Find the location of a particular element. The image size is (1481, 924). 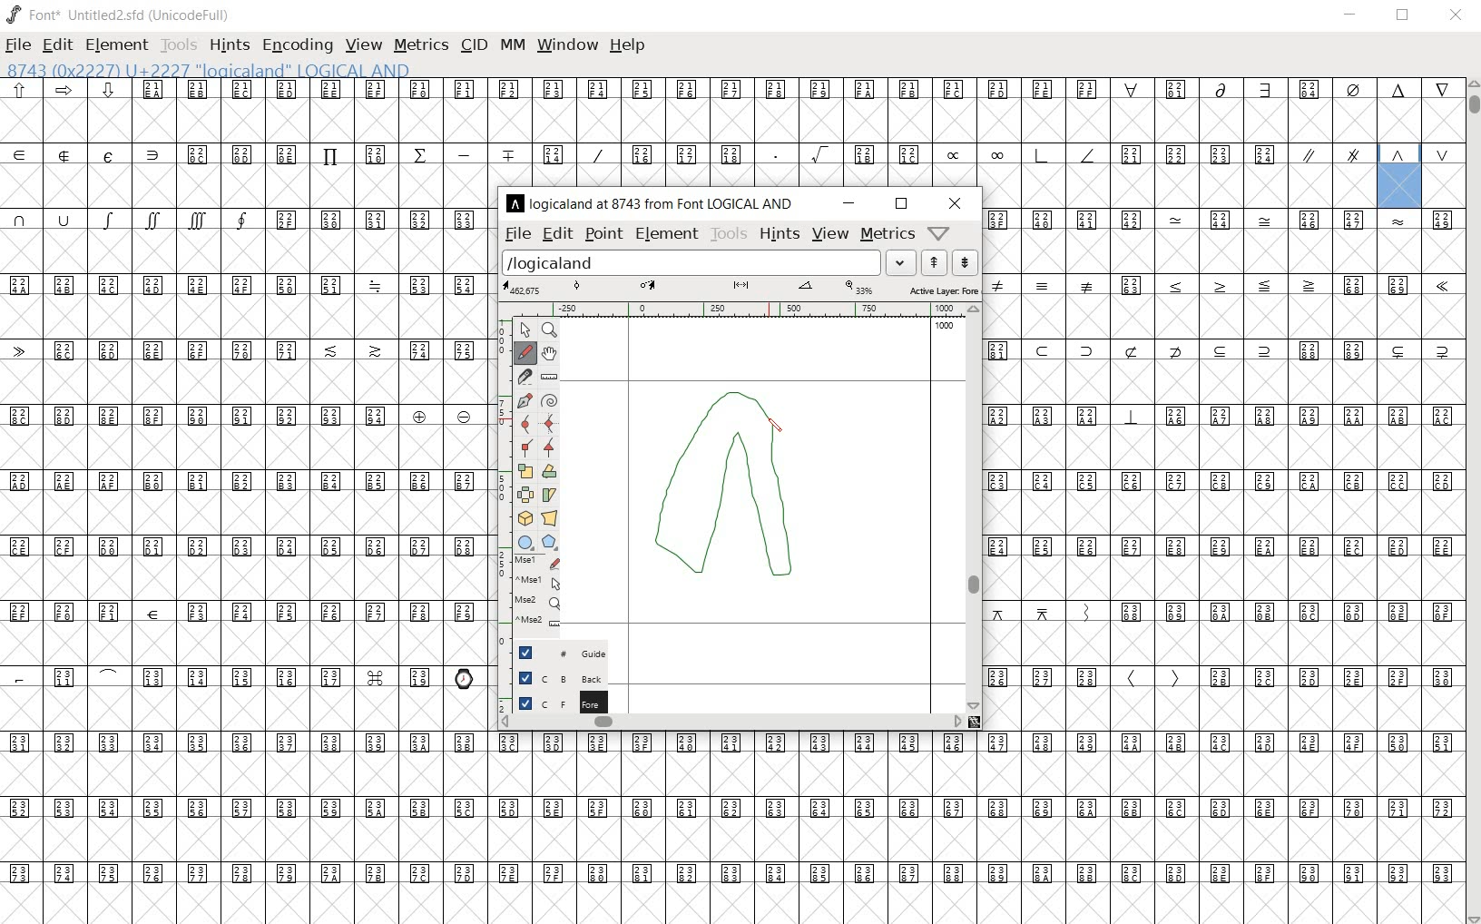

measure a distance, angle between points is located at coordinates (549, 377).